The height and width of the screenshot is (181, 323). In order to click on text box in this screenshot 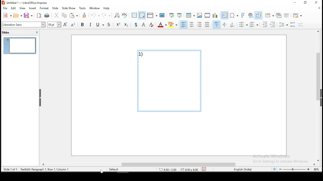, I will do `click(224, 15)`.